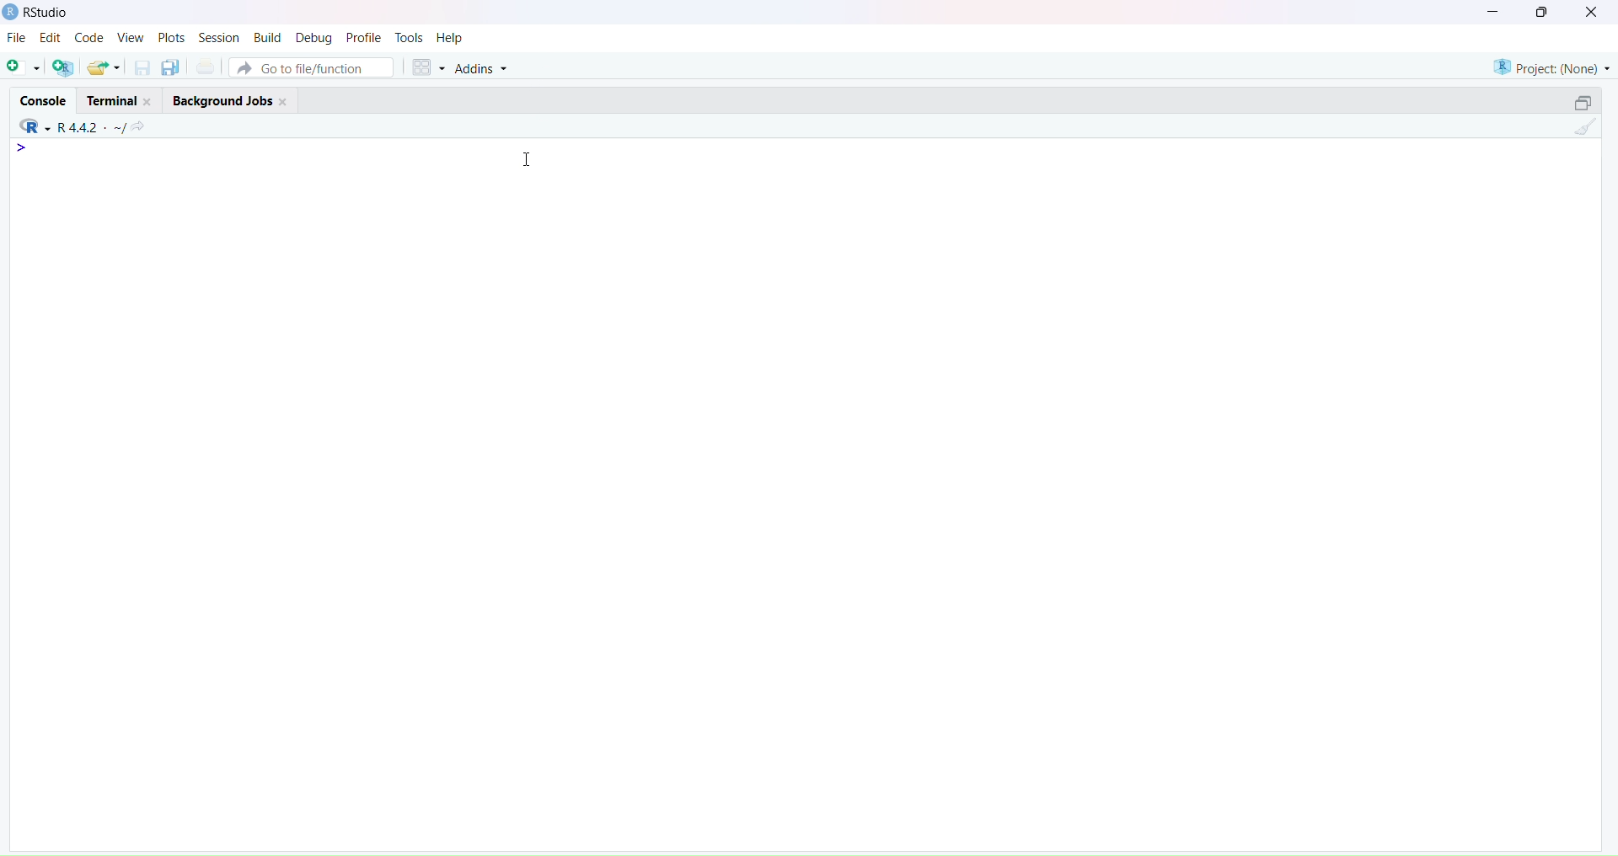 This screenshot has height=856, width=1618. I want to click on file, so click(19, 37).